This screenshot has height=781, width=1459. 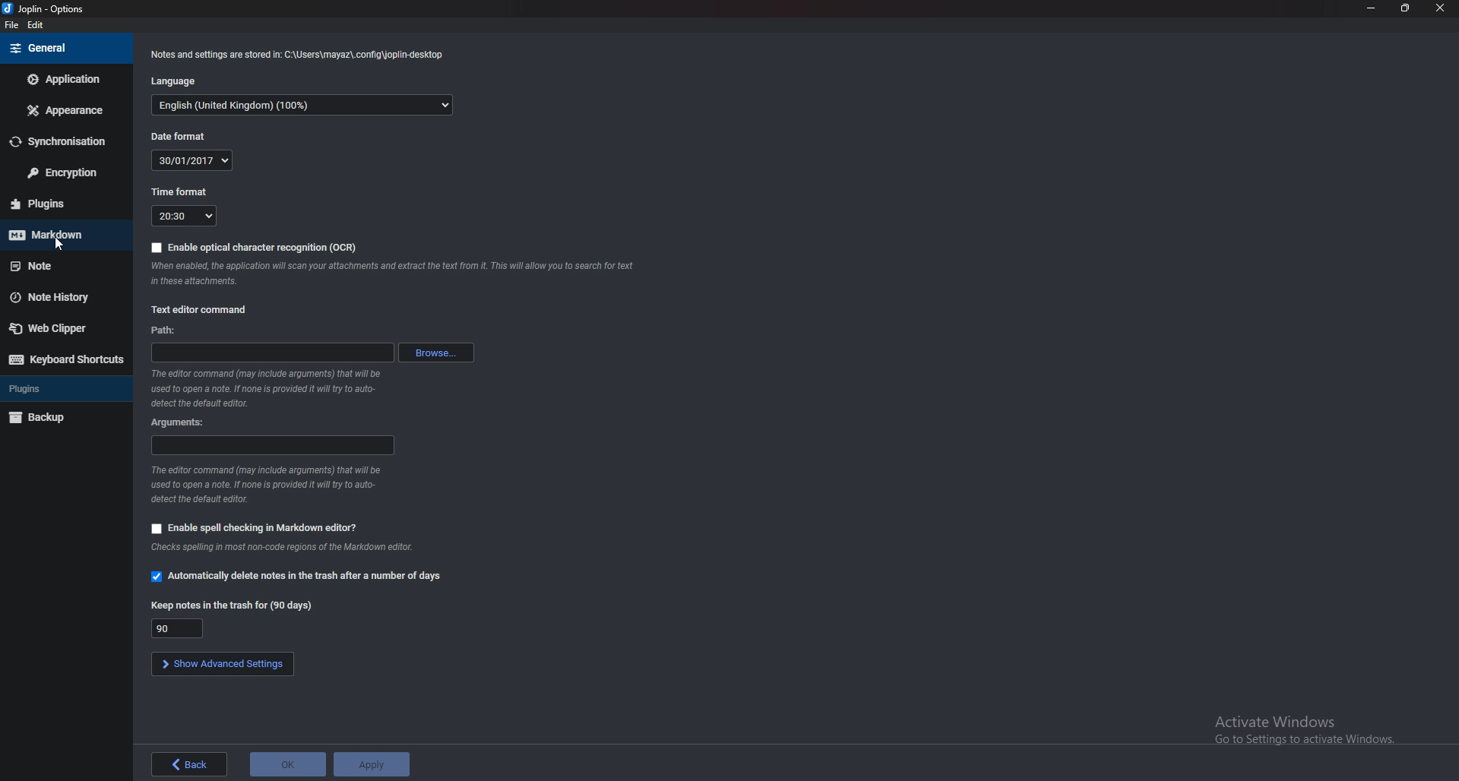 What do you see at coordinates (1304, 731) in the screenshot?
I see `Activate Windows
Go to Settings to activate Windows.` at bounding box center [1304, 731].